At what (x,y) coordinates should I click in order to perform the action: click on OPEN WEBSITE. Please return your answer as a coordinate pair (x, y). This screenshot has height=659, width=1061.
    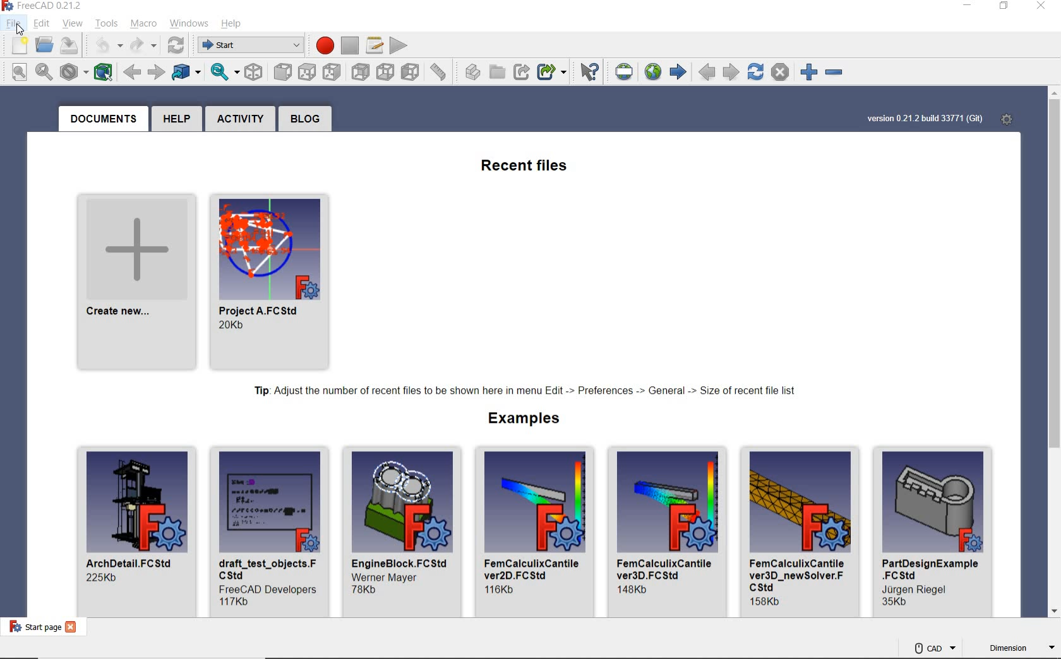
    Looking at the image, I should click on (651, 71).